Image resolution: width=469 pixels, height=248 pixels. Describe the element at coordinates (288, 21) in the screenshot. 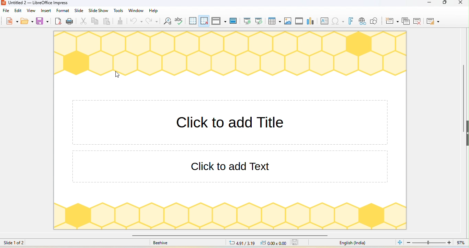

I see `insert image` at that location.